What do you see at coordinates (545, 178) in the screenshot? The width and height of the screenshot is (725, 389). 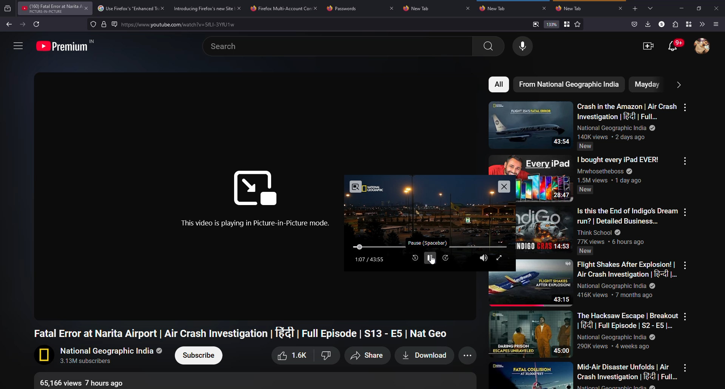 I see `Video thumbnail` at bounding box center [545, 178].